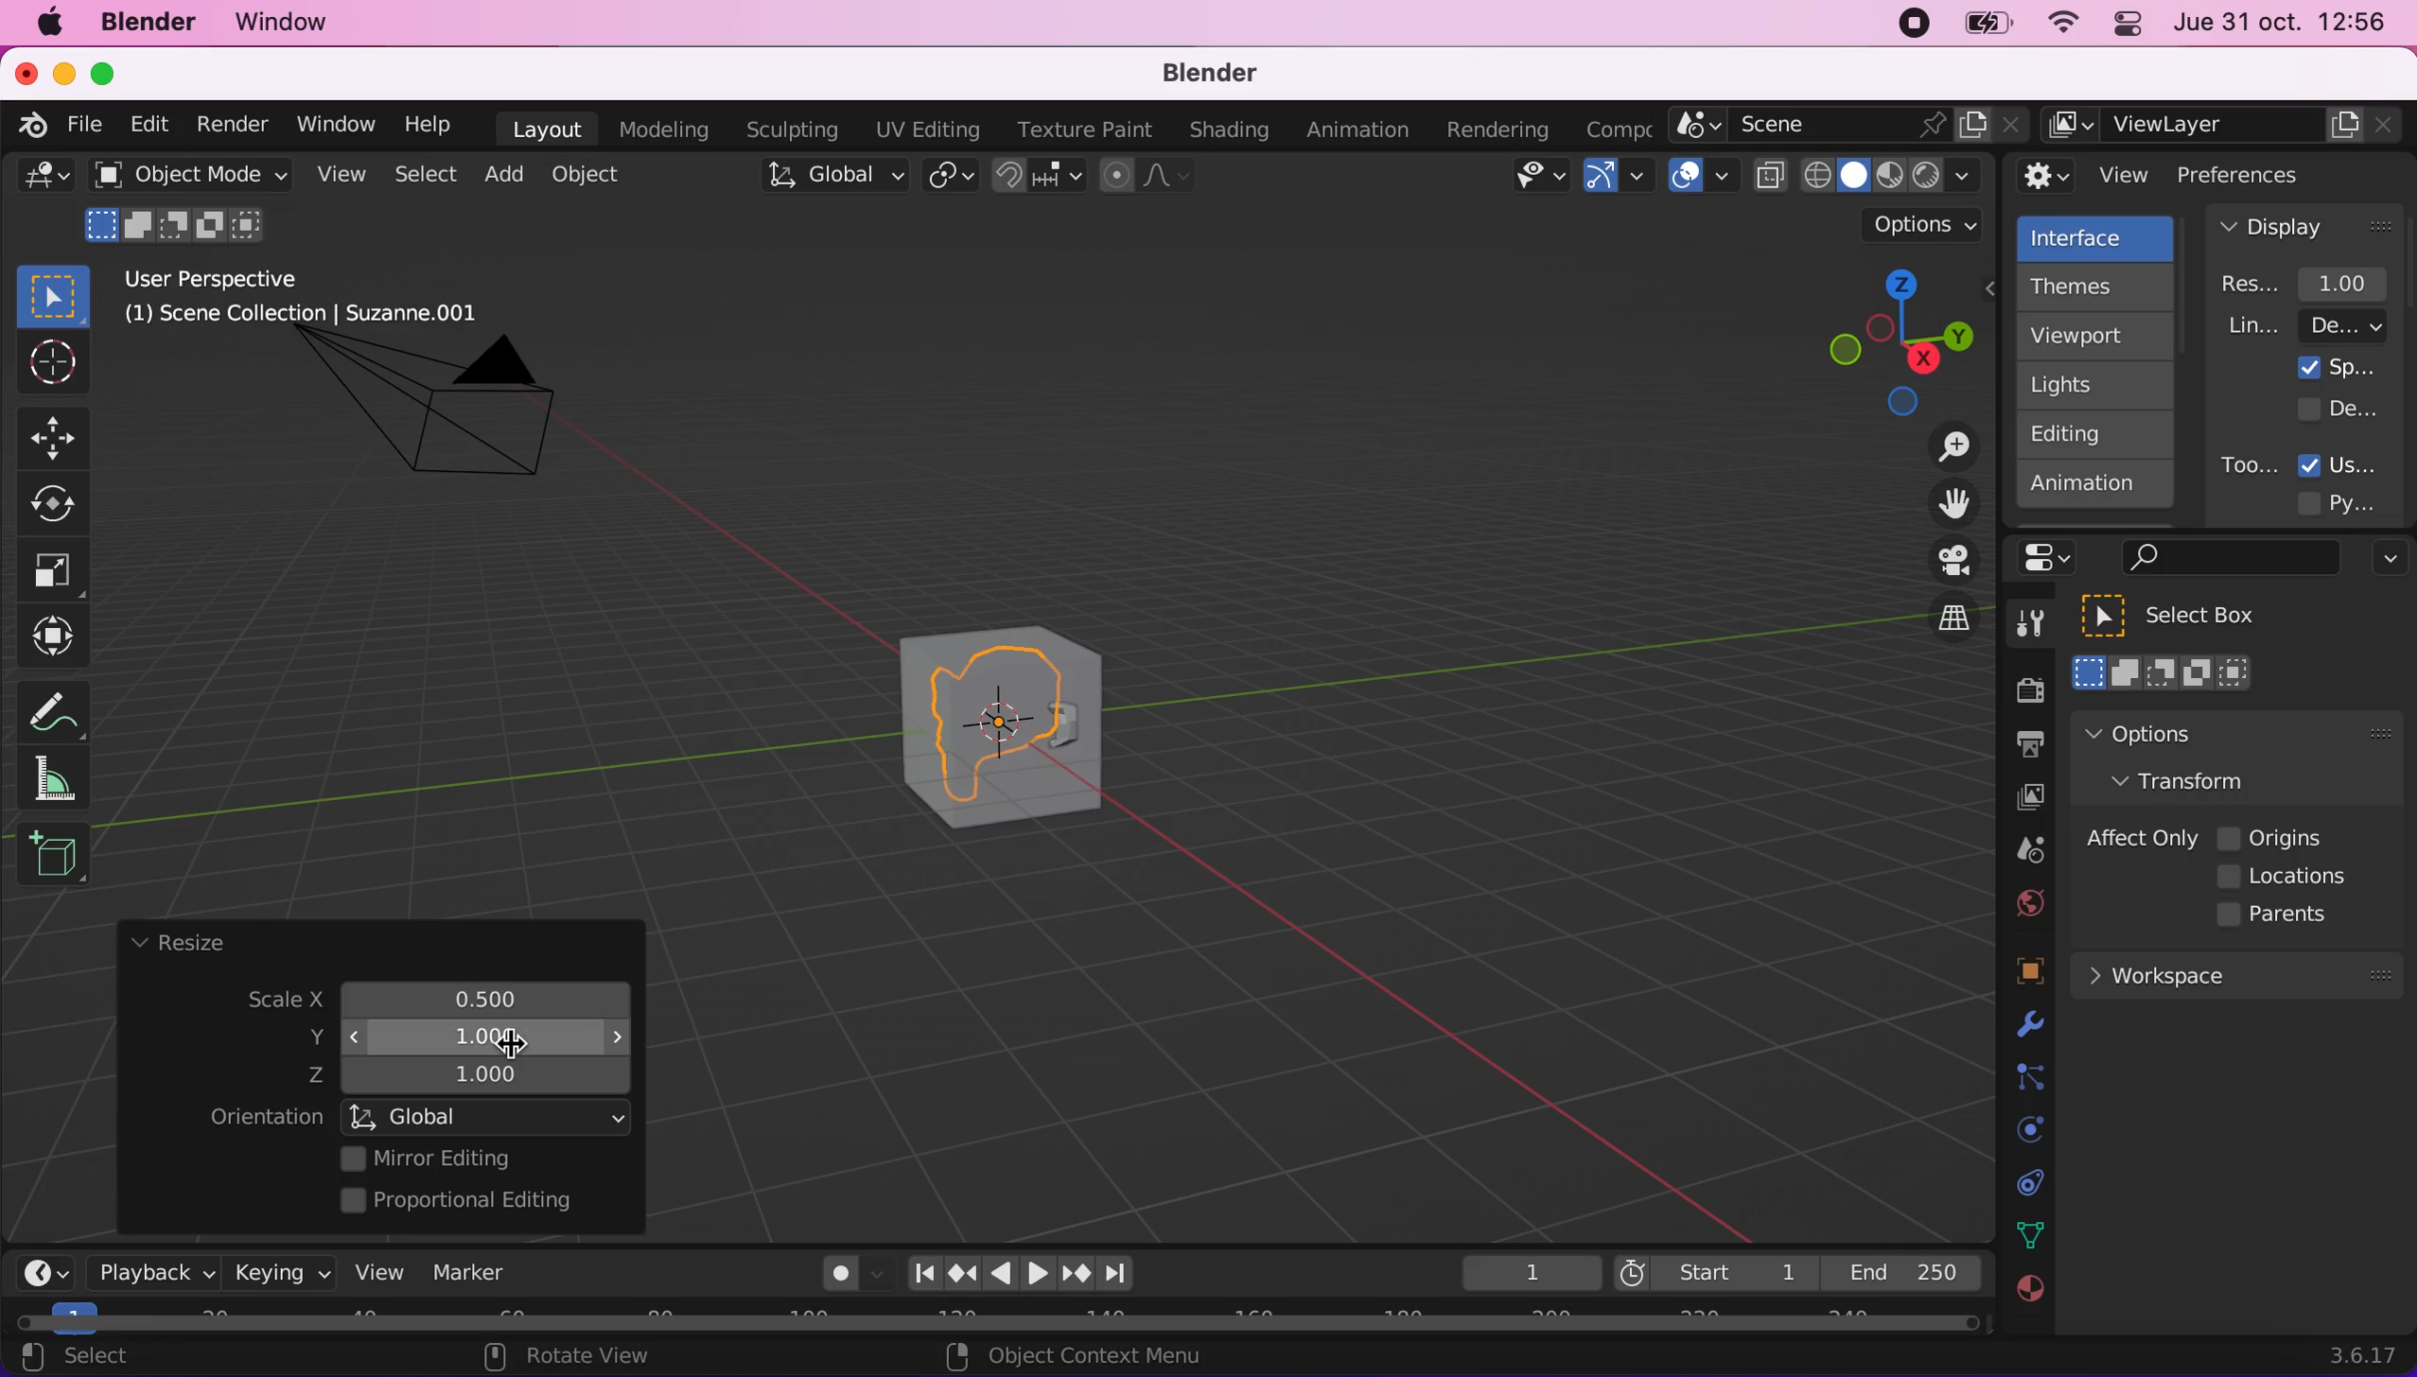 This screenshot has height=1377, width=2417. What do you see at coordinates (1529, 1274) in the screenshot?
I see `keyframe` at bounding box center [1529, 1274].